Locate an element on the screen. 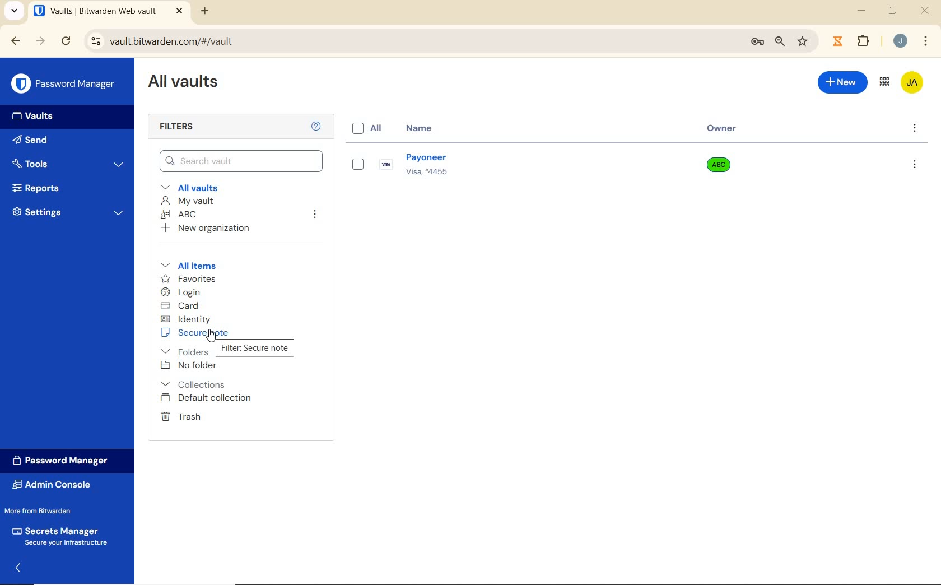 Image resolution: width=941 pixels, height=585 pixels. Help is located at coordinates (318, 127).